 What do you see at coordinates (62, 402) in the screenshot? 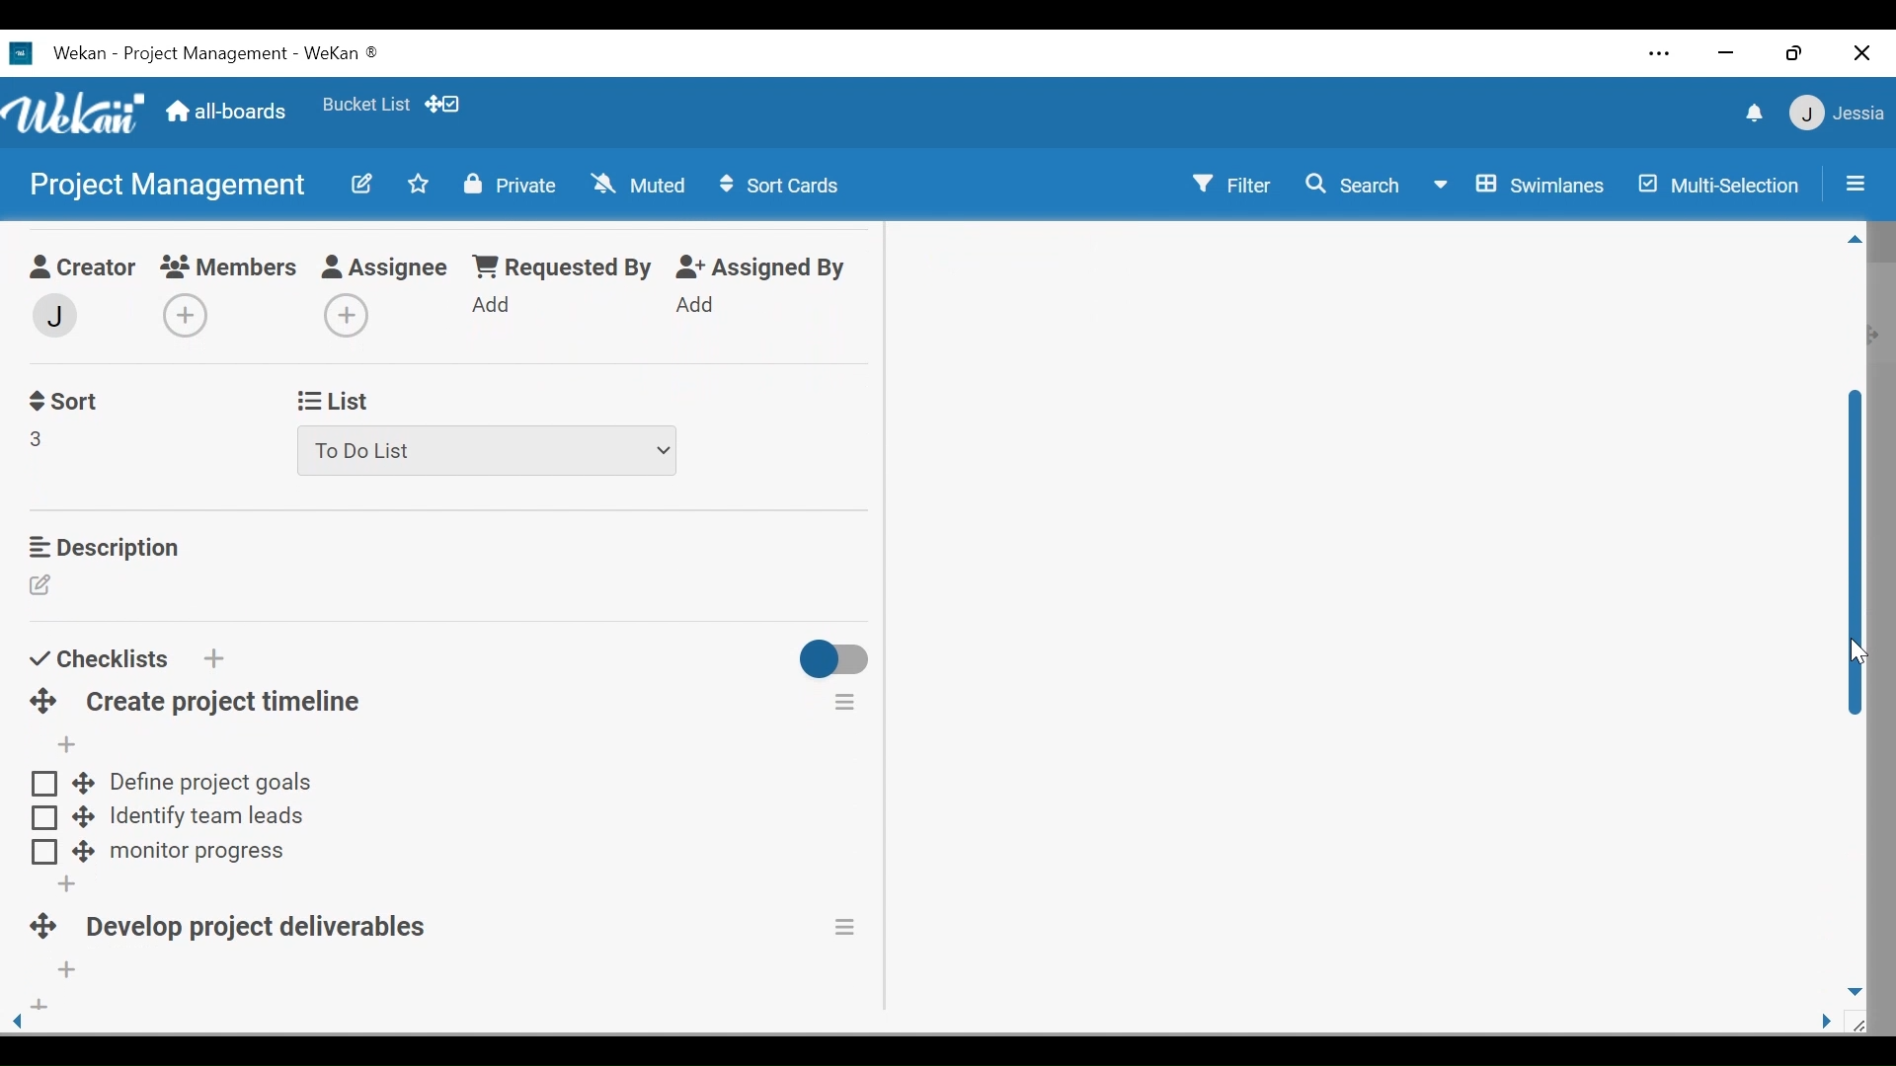
I see `Sort` at bounding box center [62, 402].